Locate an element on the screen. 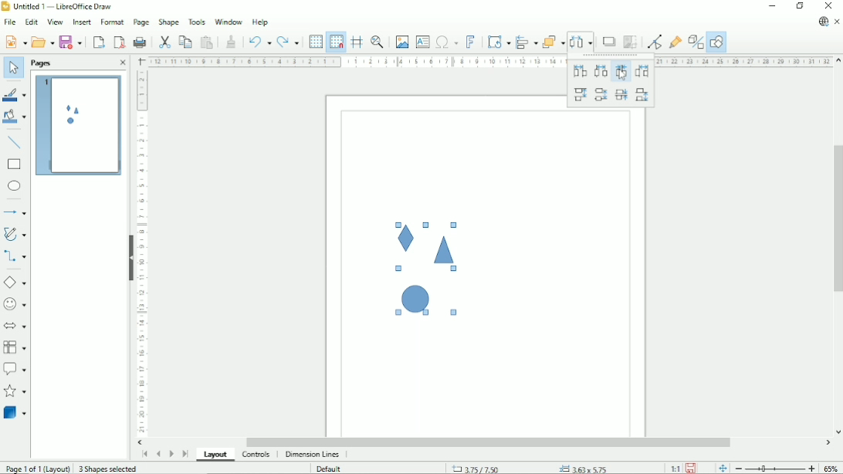  Redo is located at coordinates (289, 41).